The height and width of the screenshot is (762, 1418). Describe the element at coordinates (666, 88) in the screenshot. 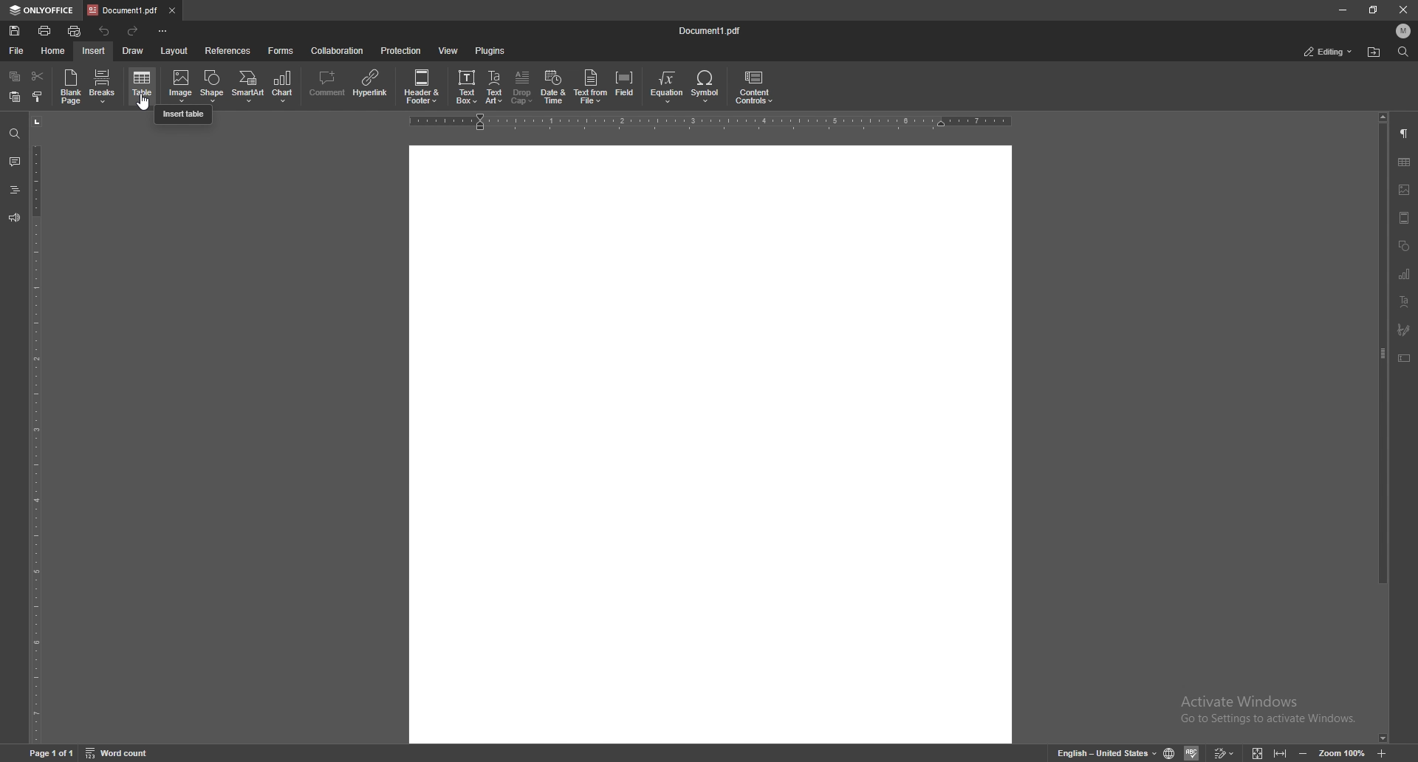

I see `equation` at that location.